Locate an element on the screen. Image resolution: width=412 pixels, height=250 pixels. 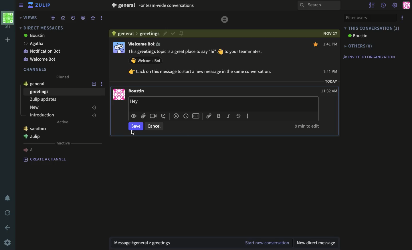
notification  is located at coordinates (182, 34).